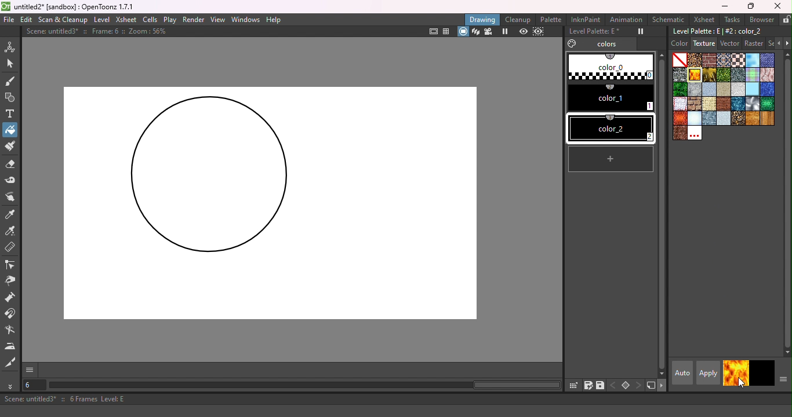 This screenshot has height=417, width=792. Describe the element at coordinates (768, 119) in the screenshot. I see `woodplanks.bmp` at that location.